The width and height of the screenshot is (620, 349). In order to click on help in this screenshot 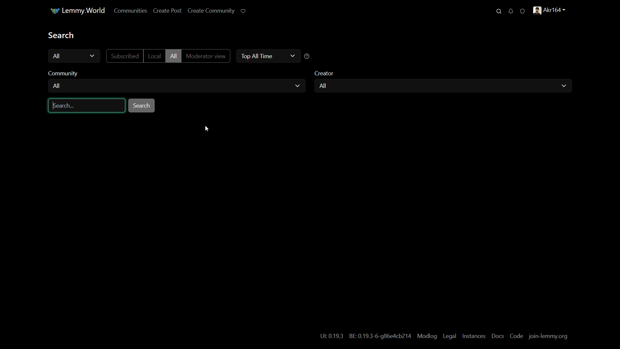, I will do `click(307, 57)`.